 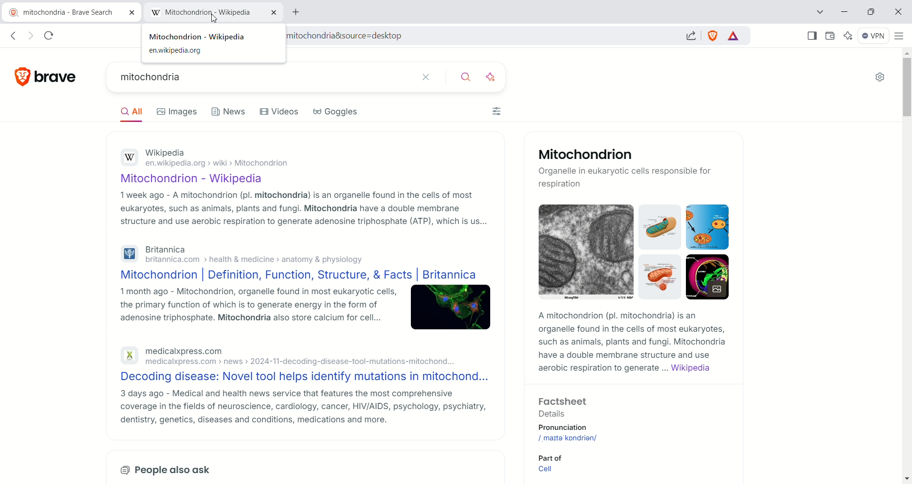 I want to click on wikipedia, so click(x=693, y=368).